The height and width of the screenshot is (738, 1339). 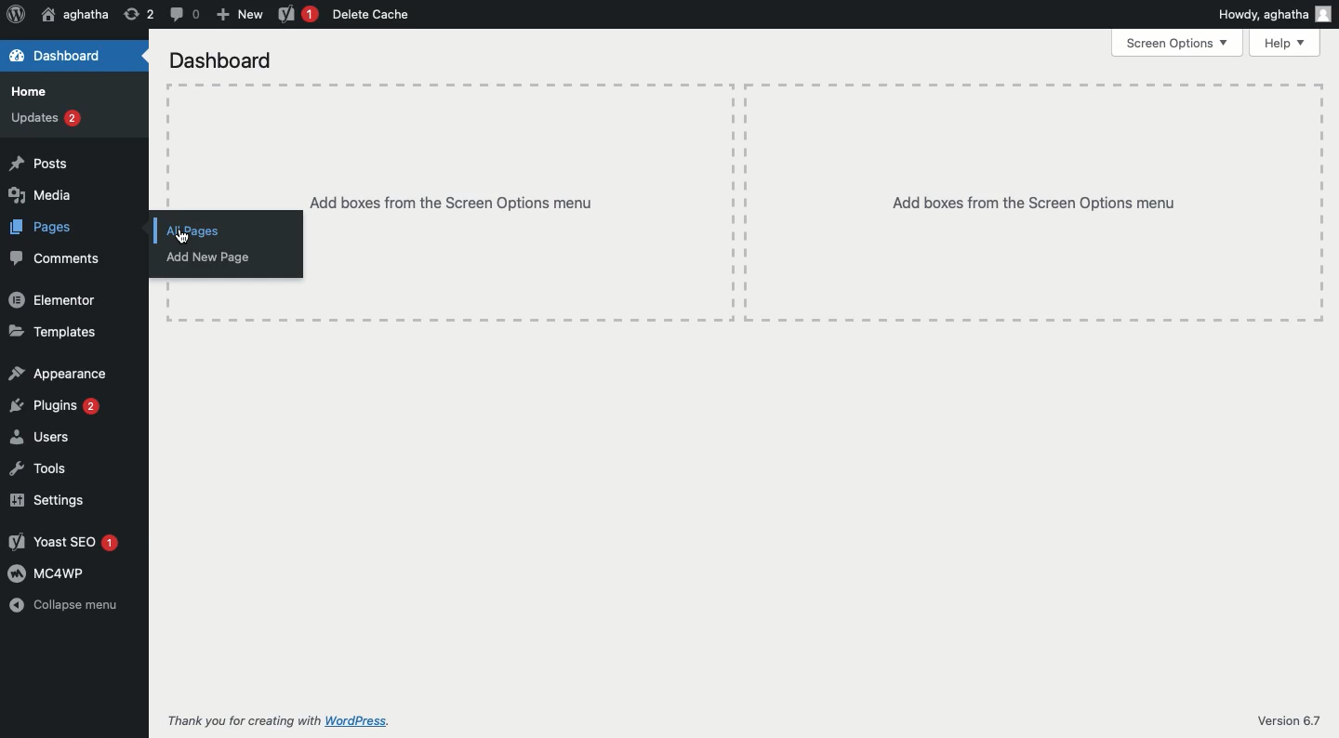 What do you see at coordinates (60, 499) in the screenshot?
I see `Settings` at bounding box center [60, 499].